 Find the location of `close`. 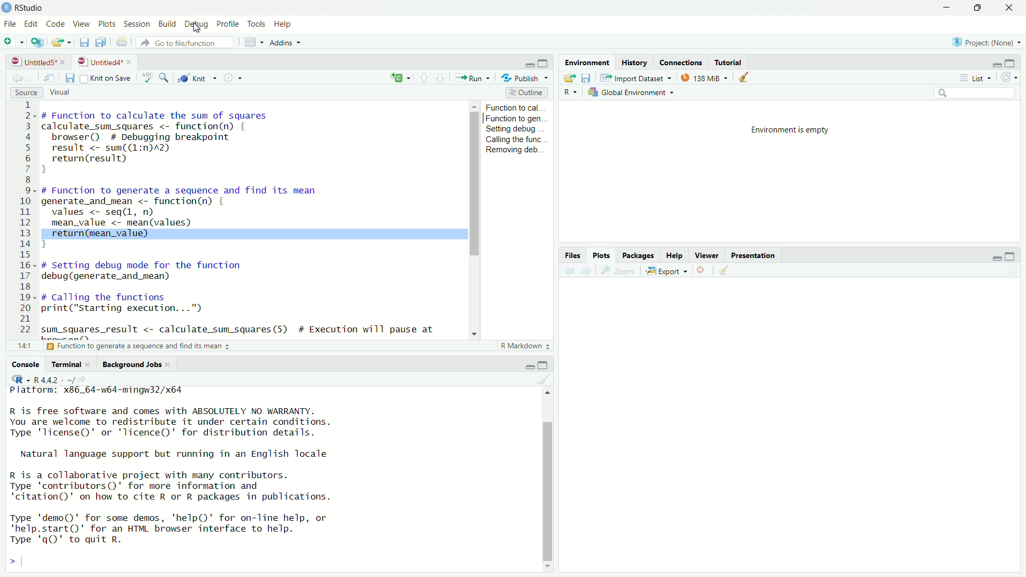

close is located at coordinates (1013, 9).